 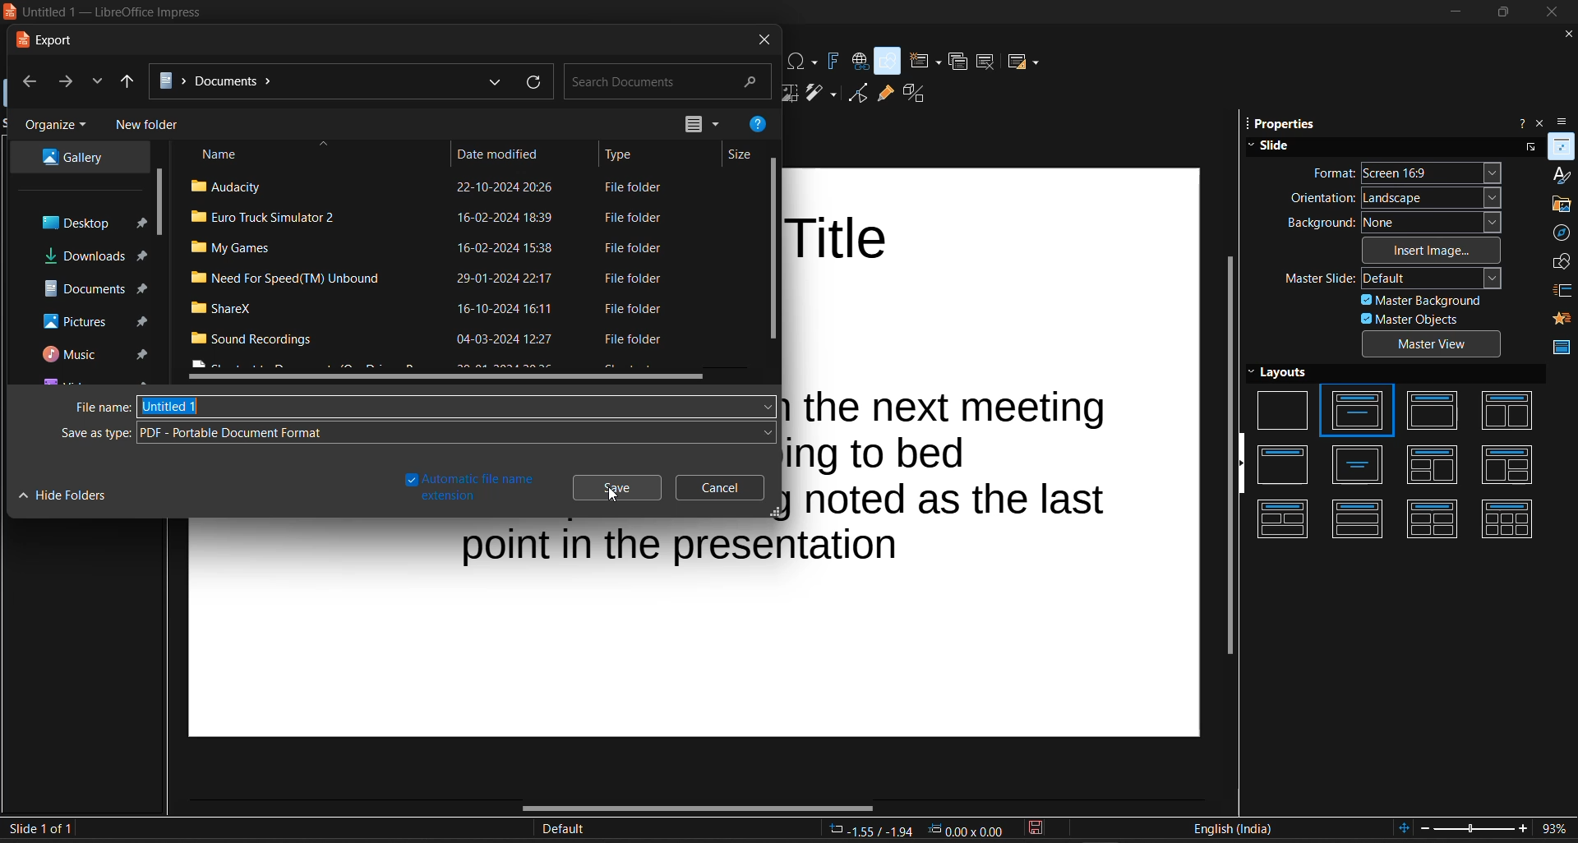 What do you see at coordinates (25, 83) in the screenshot?
I see `back` at bounding box center [25, 83].